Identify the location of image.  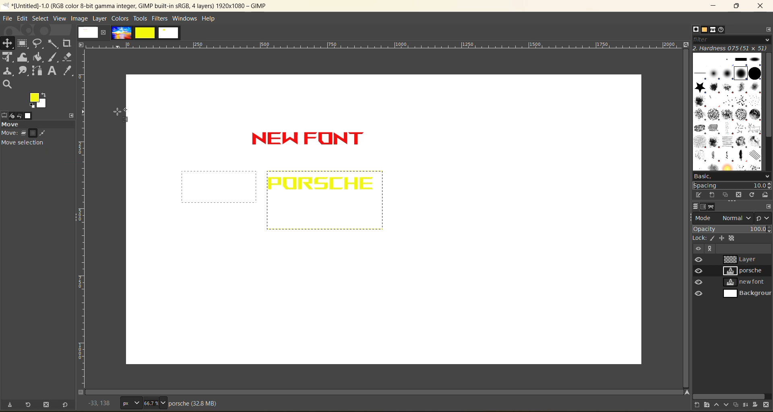
(28, 116).